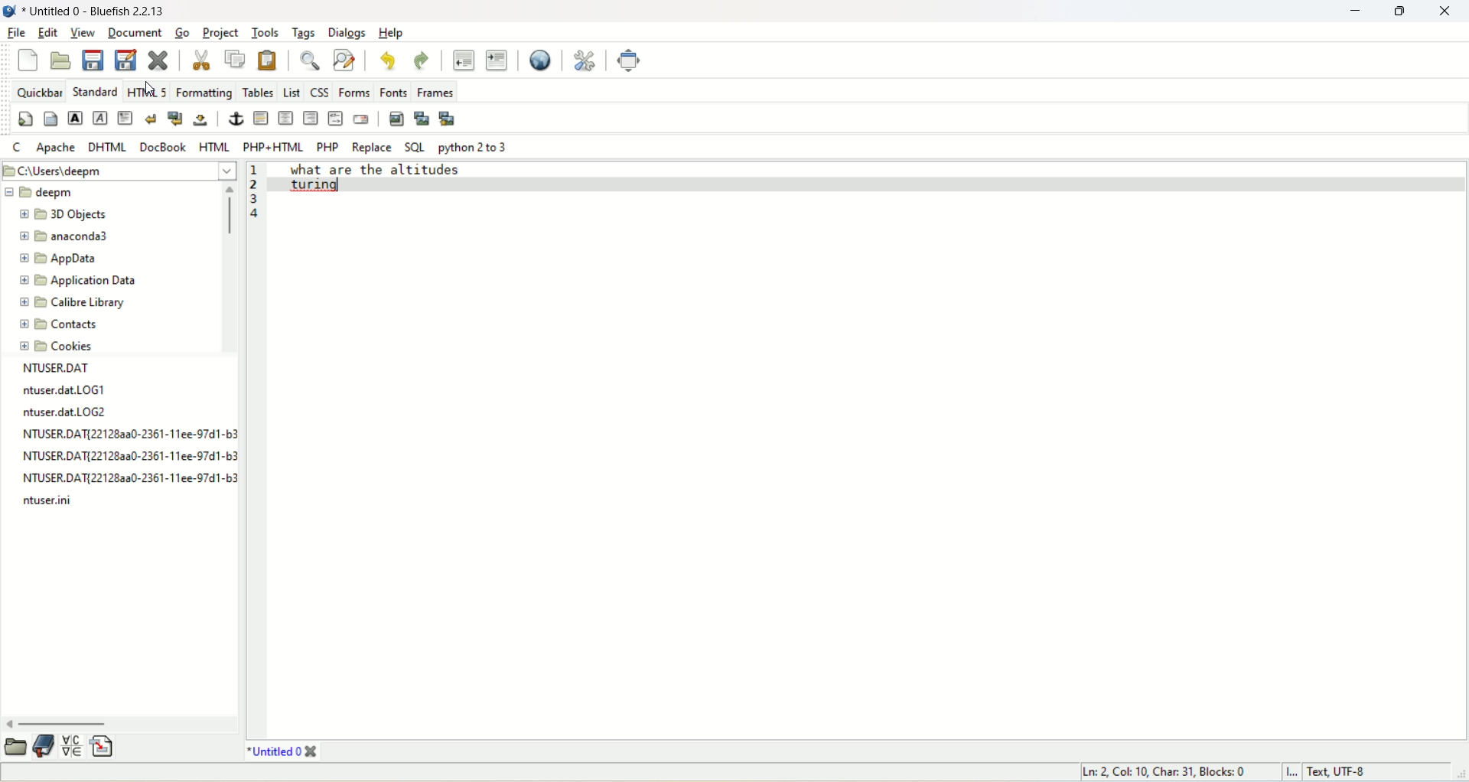 The image size is (1469, 782). Describe the element at coordinates (75, 746) in the screenshot. I see `insert special character` at that location.